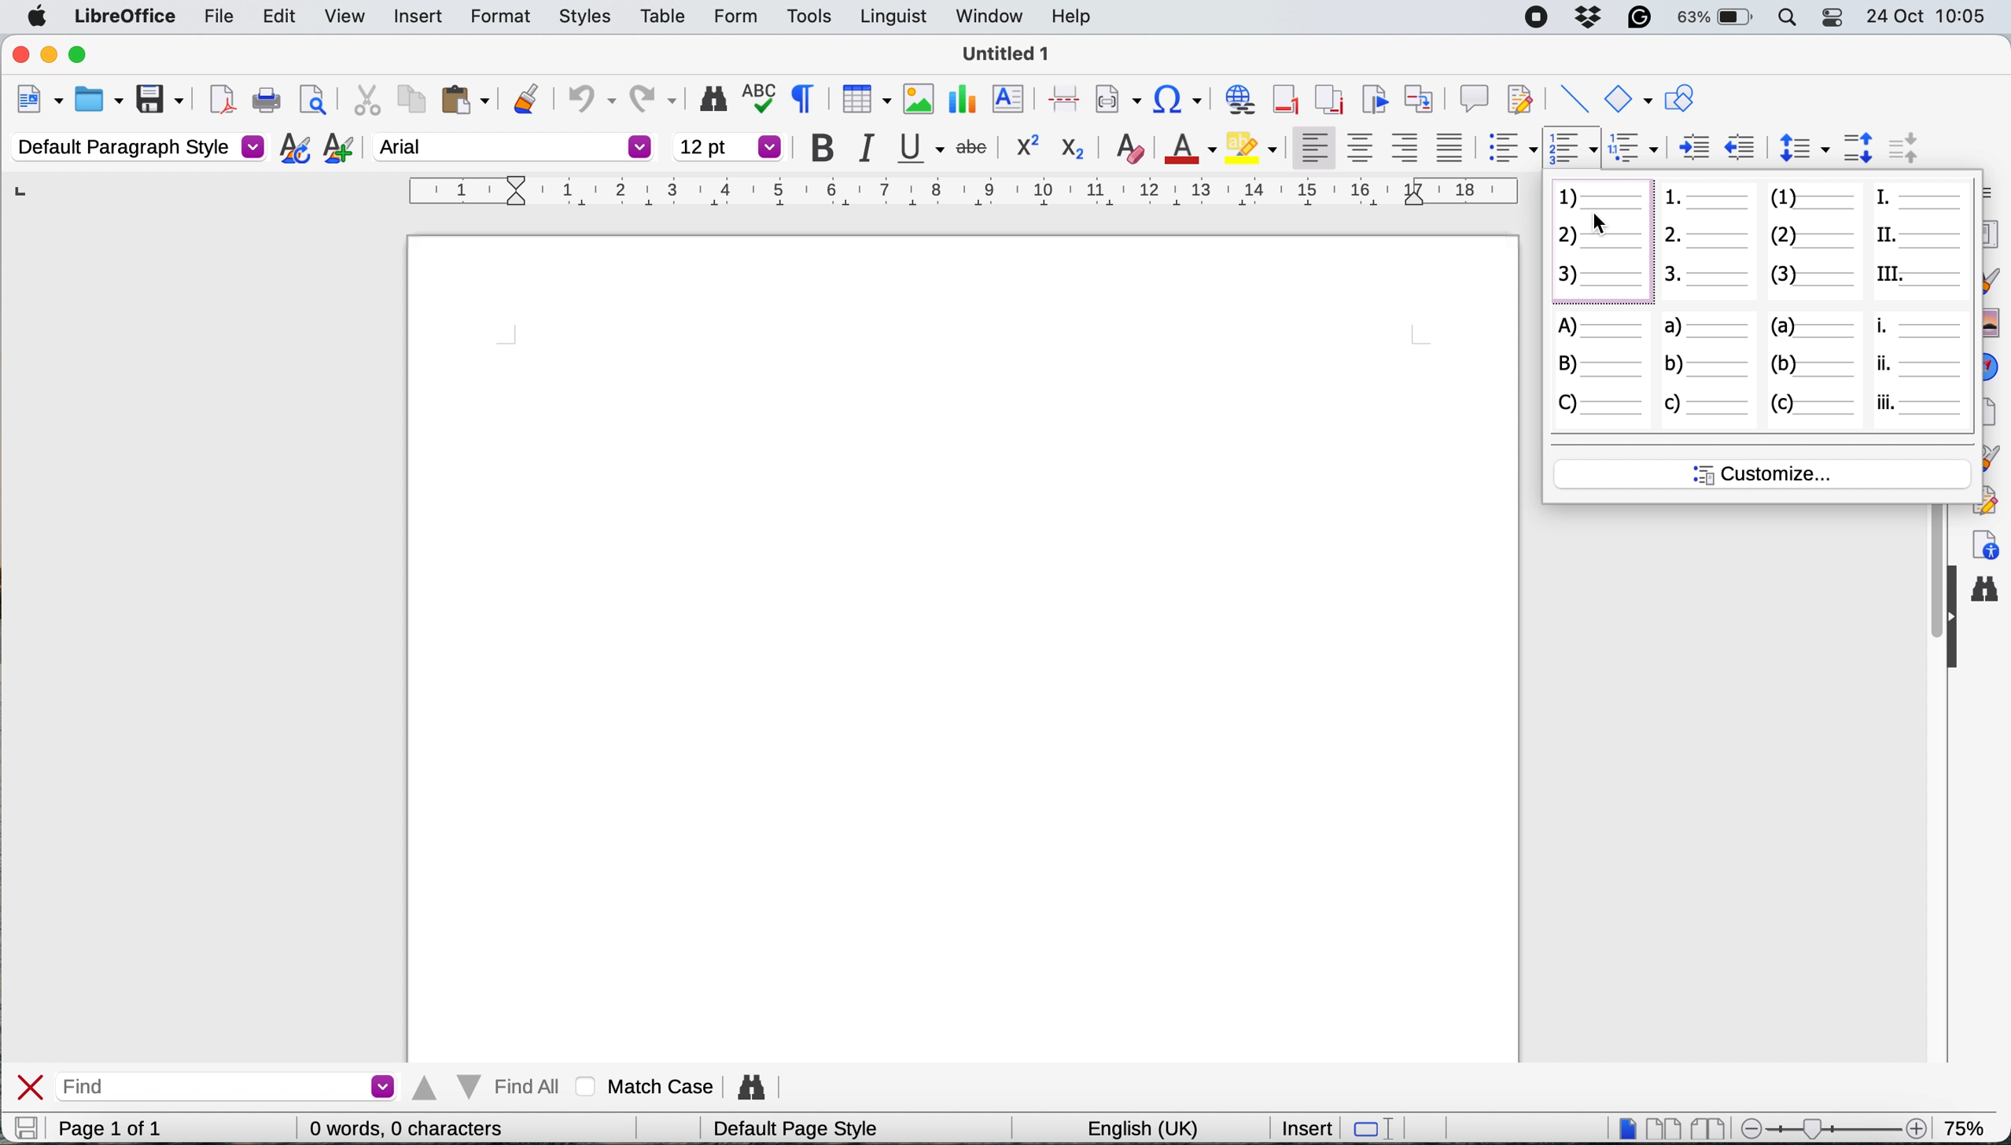 Image resolution: width=2011 pixels, height=1145 pixels. Describe the element at coordinates (1627, 1127) in the screenshot. I see `single page view` at that location.